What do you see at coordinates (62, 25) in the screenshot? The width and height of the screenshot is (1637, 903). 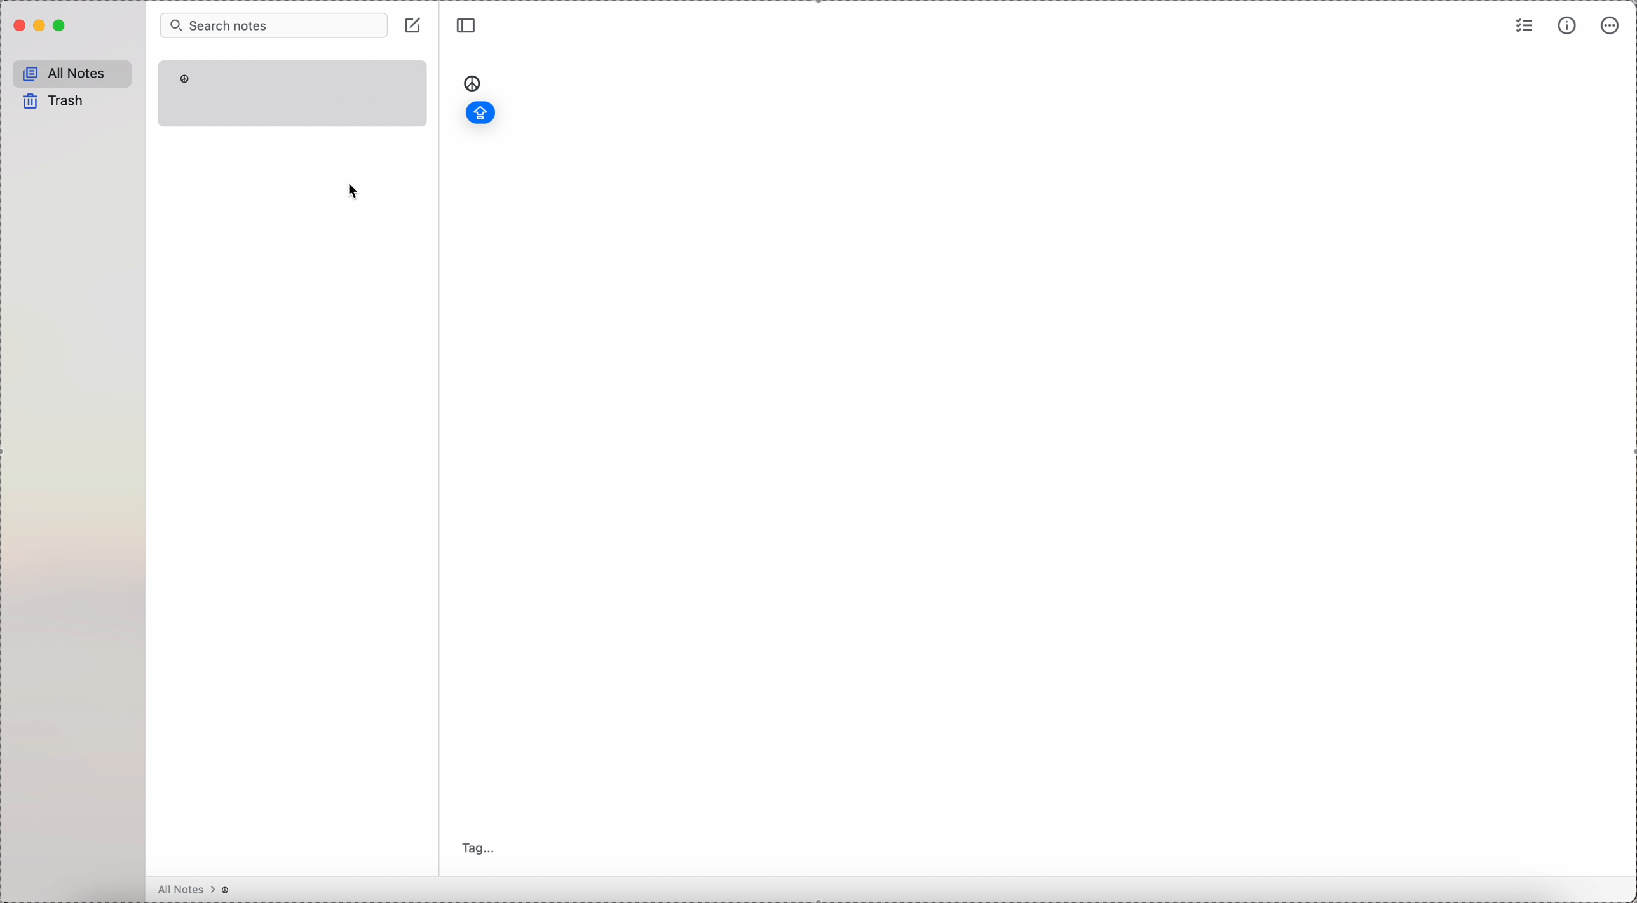 I see `maximize Simplenote` at bounding box center [62, 25].